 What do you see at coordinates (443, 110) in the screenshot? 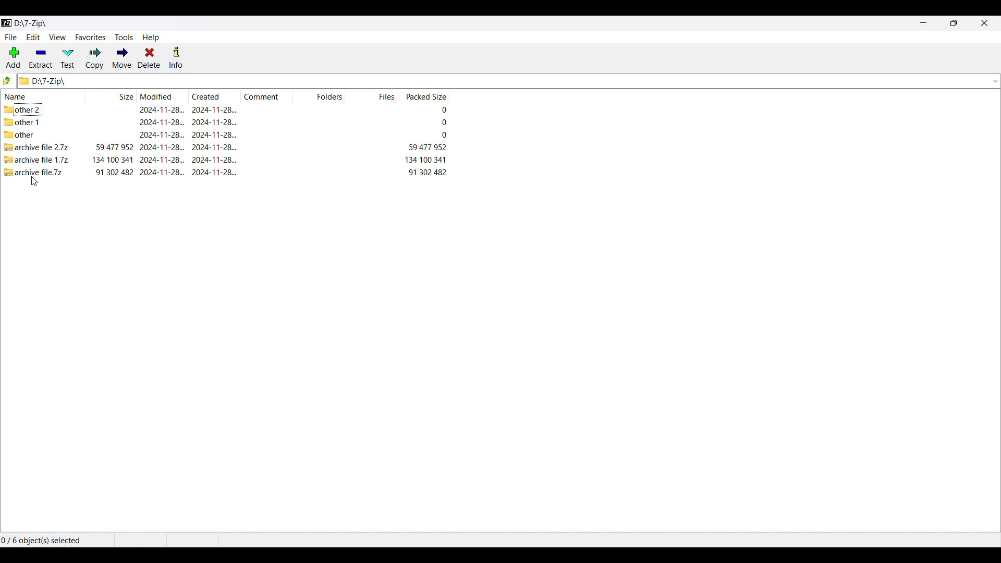
I see `packed size` at bounding box center [443, 110].